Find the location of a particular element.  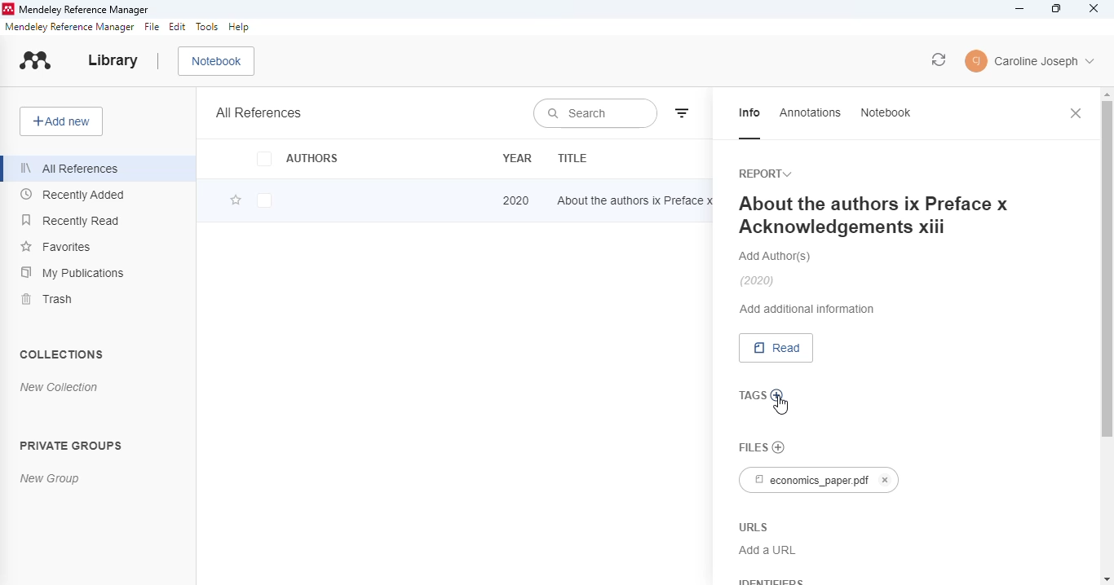

logo is located at coordinates (7, 9).